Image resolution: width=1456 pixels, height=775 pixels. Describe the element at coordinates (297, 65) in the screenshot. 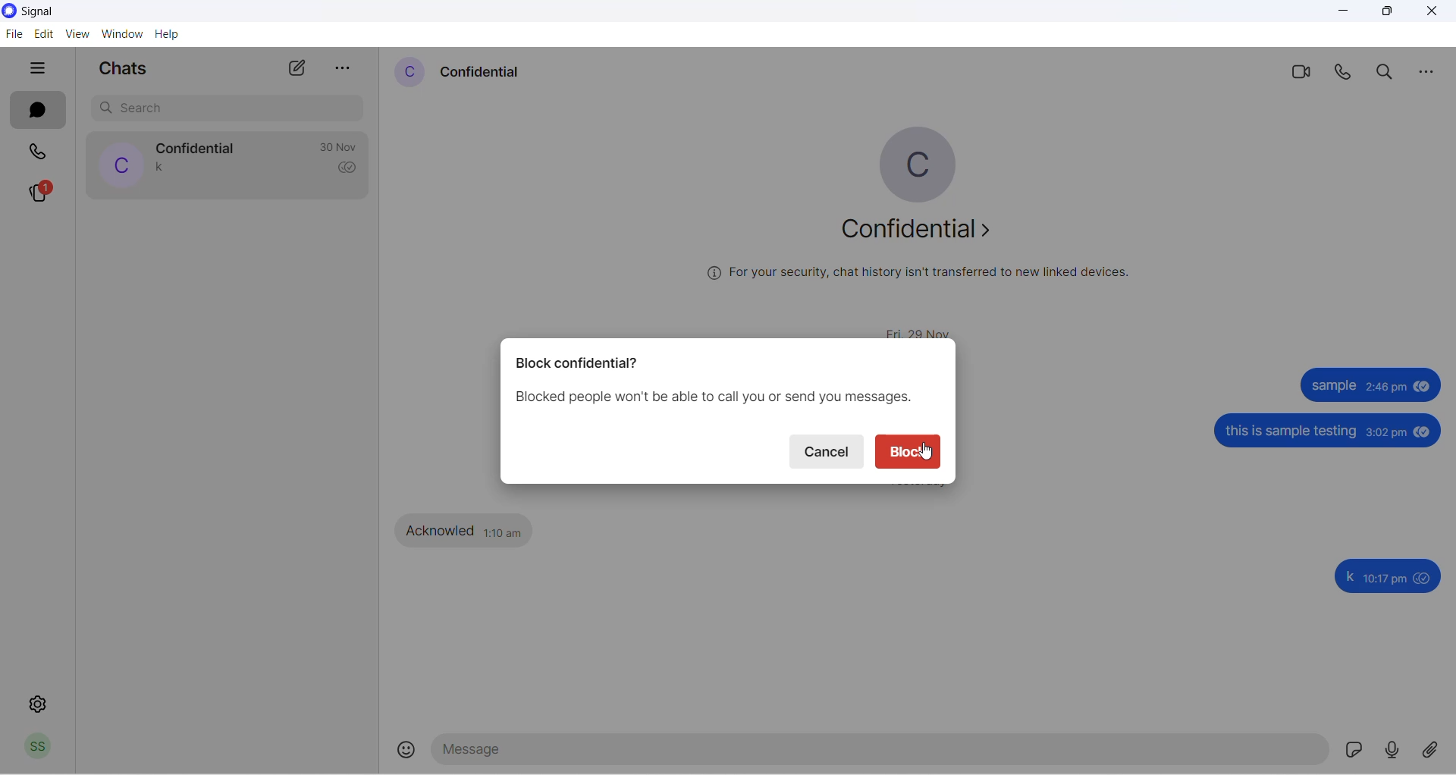

I see `new chats` at that location.